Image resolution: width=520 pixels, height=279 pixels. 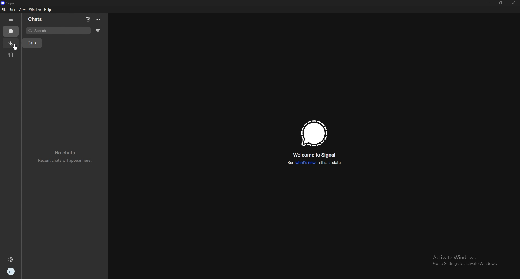 What do you see at coordinates (11, 55) in the screenshot?
I see `stories` at bounding box center [11, 55].